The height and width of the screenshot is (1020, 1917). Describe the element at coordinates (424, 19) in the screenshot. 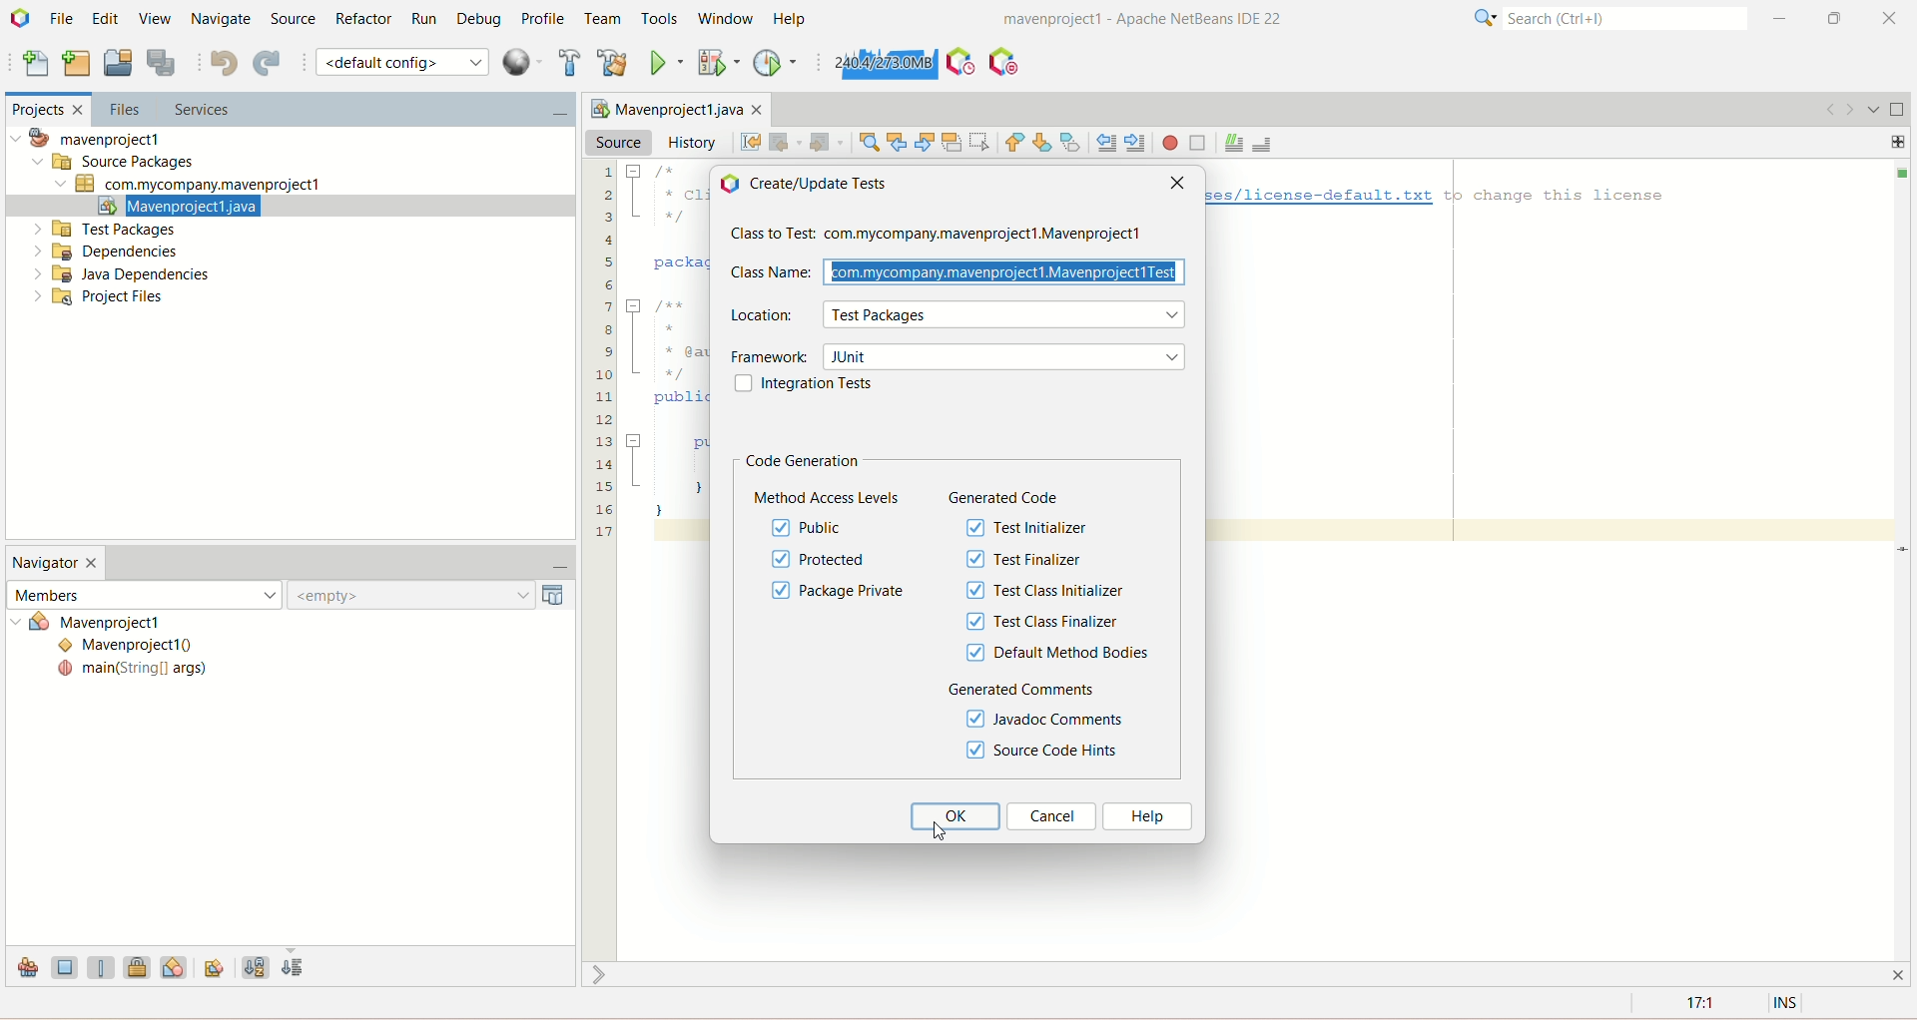

I see `run` at that location.